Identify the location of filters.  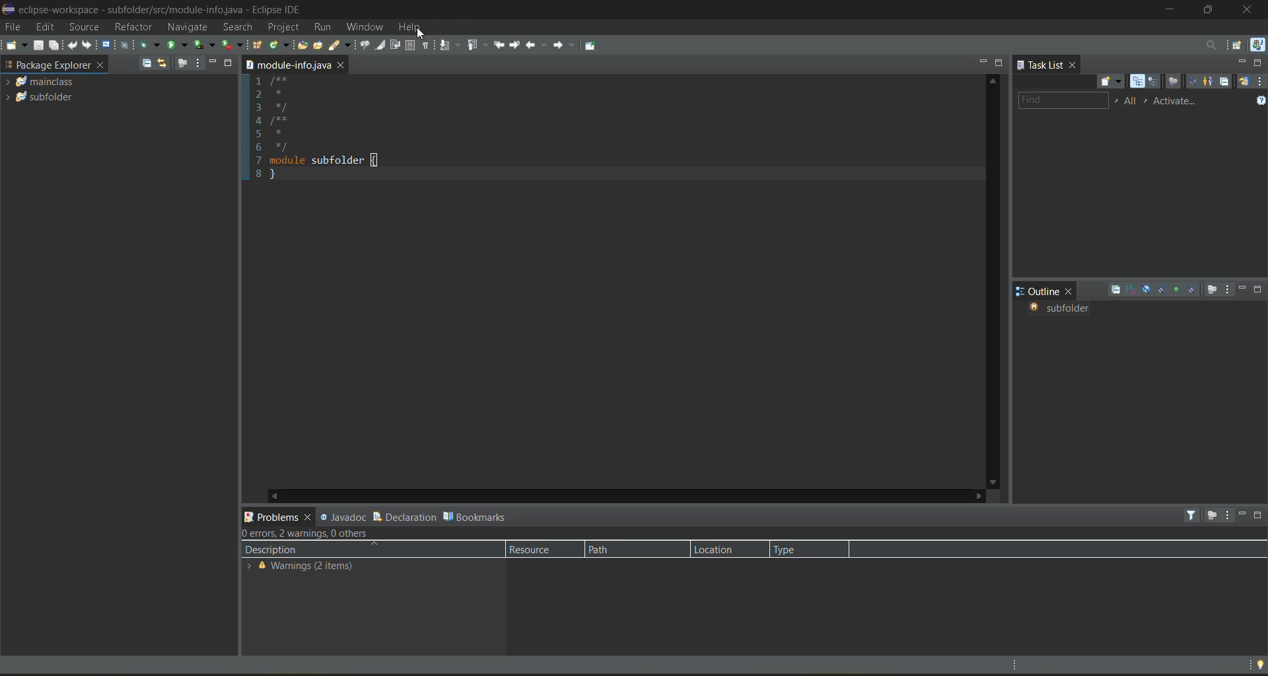
(1193, 516).